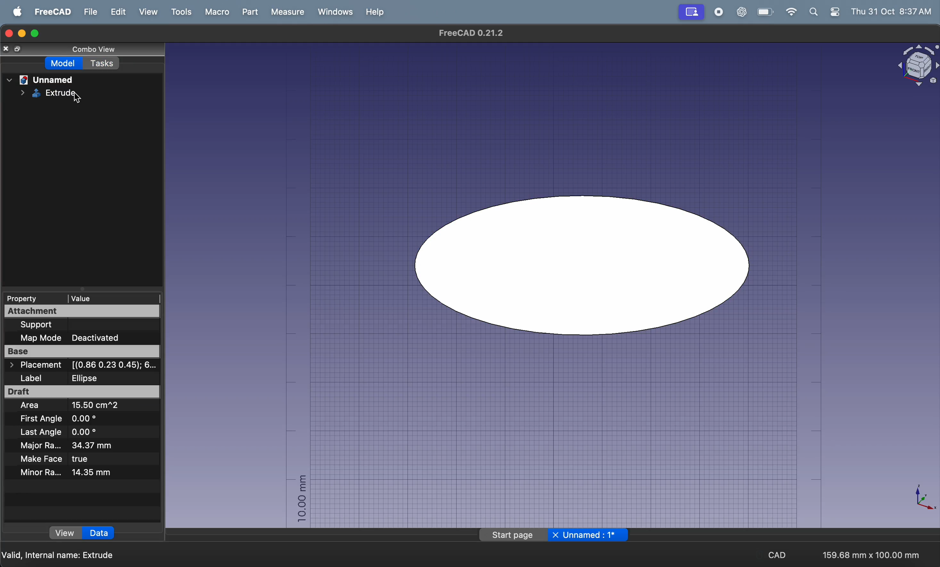 The width and height of the screenshot is (940, 567). Describe the element at coordinates (23, 34) in the screenshot. I see `minimize` at that location.